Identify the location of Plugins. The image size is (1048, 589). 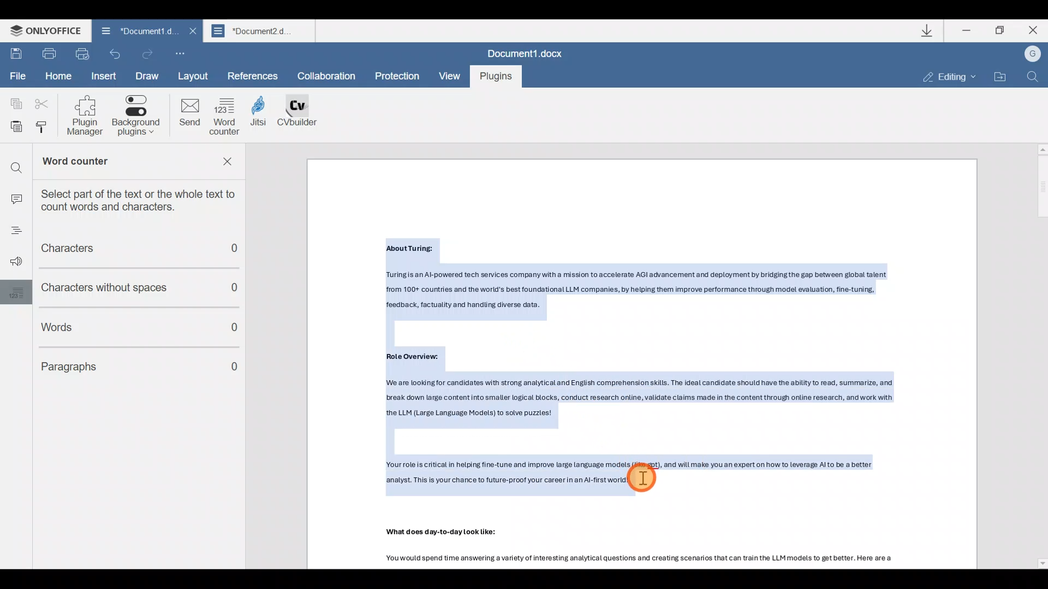
(495, 77).